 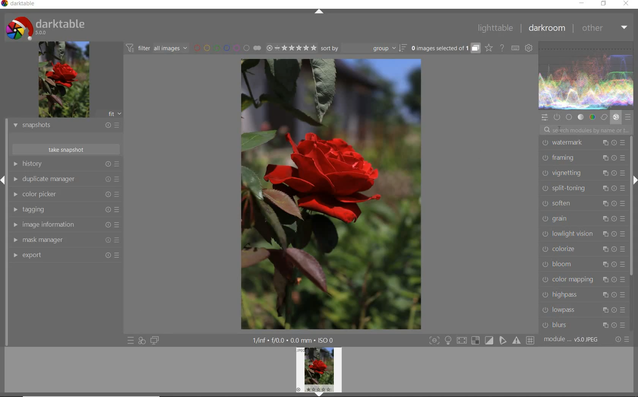 I want to click on show global preferences, so click(x=528, y=49).